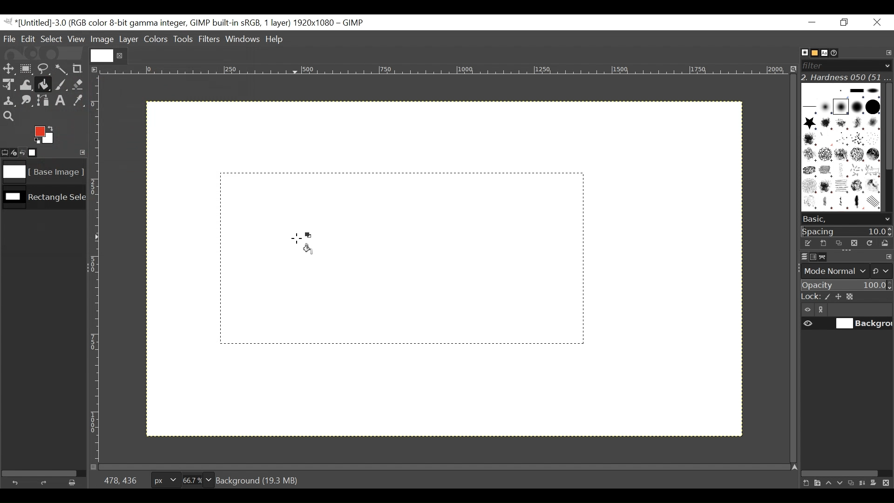  I want to click on Pixels, so click(163, 478).